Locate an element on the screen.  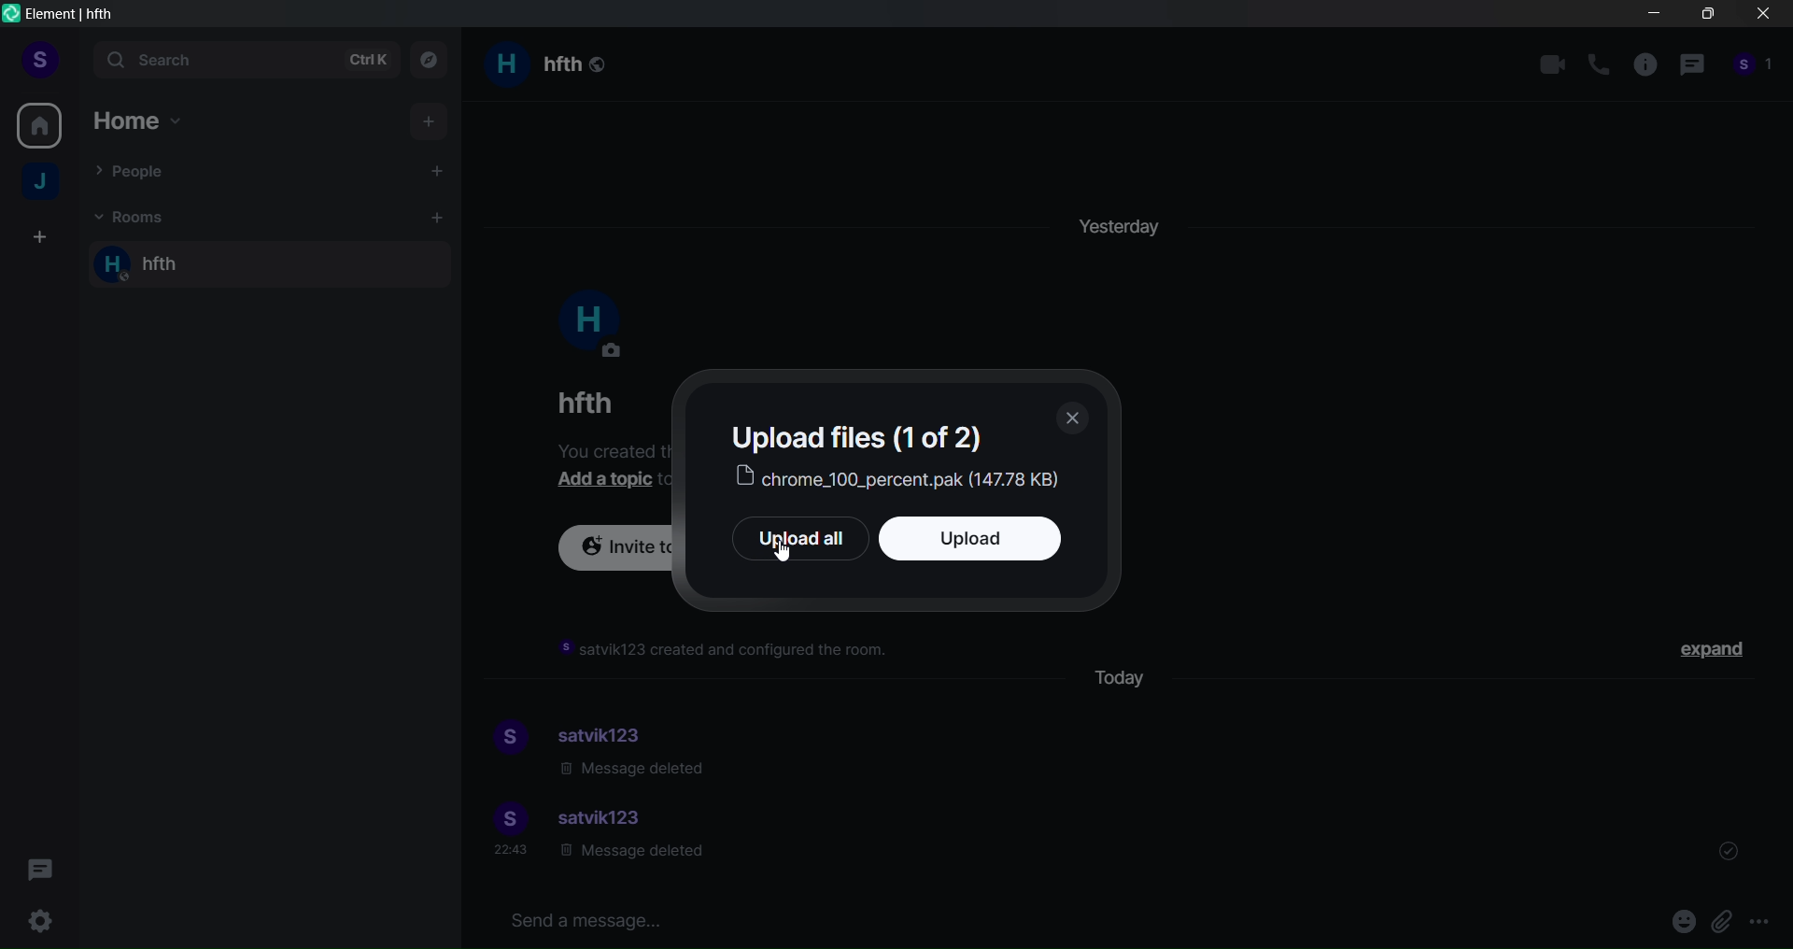
call is located at coordinates (1599, 65).